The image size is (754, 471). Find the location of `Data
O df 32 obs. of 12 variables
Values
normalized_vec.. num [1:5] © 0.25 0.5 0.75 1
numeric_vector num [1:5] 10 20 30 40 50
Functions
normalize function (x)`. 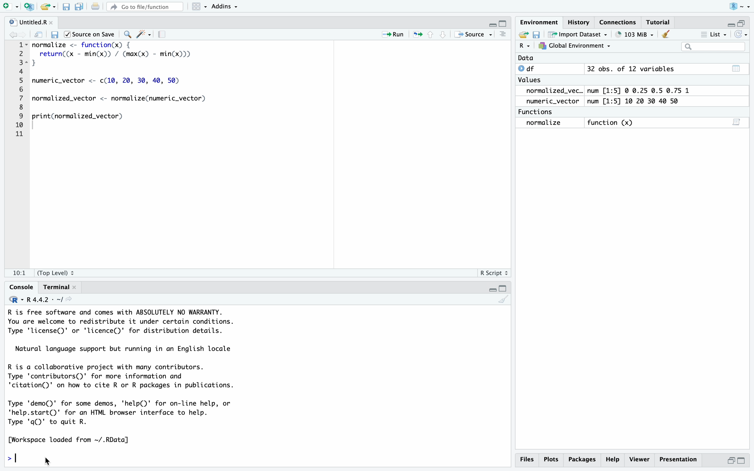

Data
O df 32 obs. of 12 variables
Values
normalized_vec.. num [1:5] © 0.25 0.5 0.75 1
numeric_vector num [1:5] 10 20 30 40 50
Functions
normalize function (x) is located at coordinates (607, 93).